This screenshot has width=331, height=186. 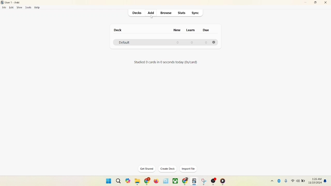 I want to click on , so click(x=192, y=43).